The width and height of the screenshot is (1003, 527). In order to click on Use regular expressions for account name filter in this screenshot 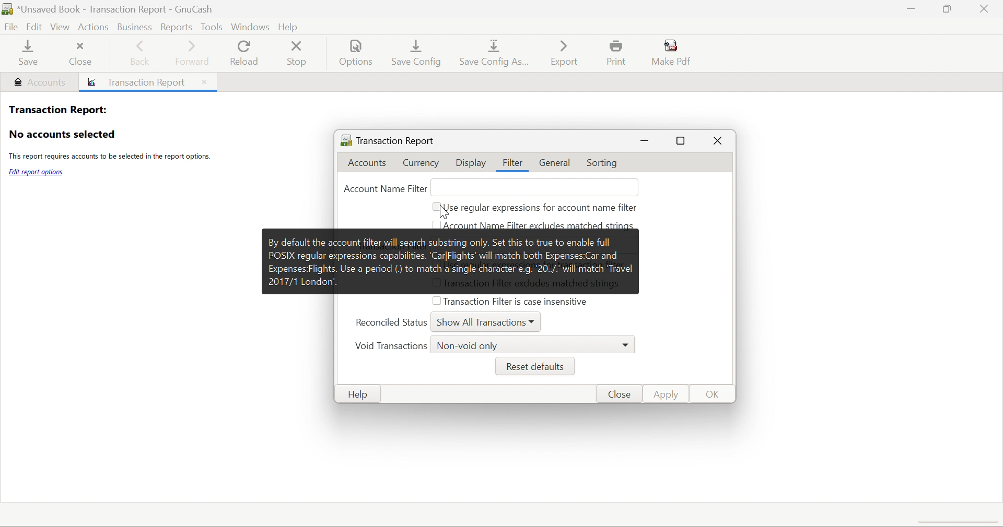, I will do `click(542, 209)`.